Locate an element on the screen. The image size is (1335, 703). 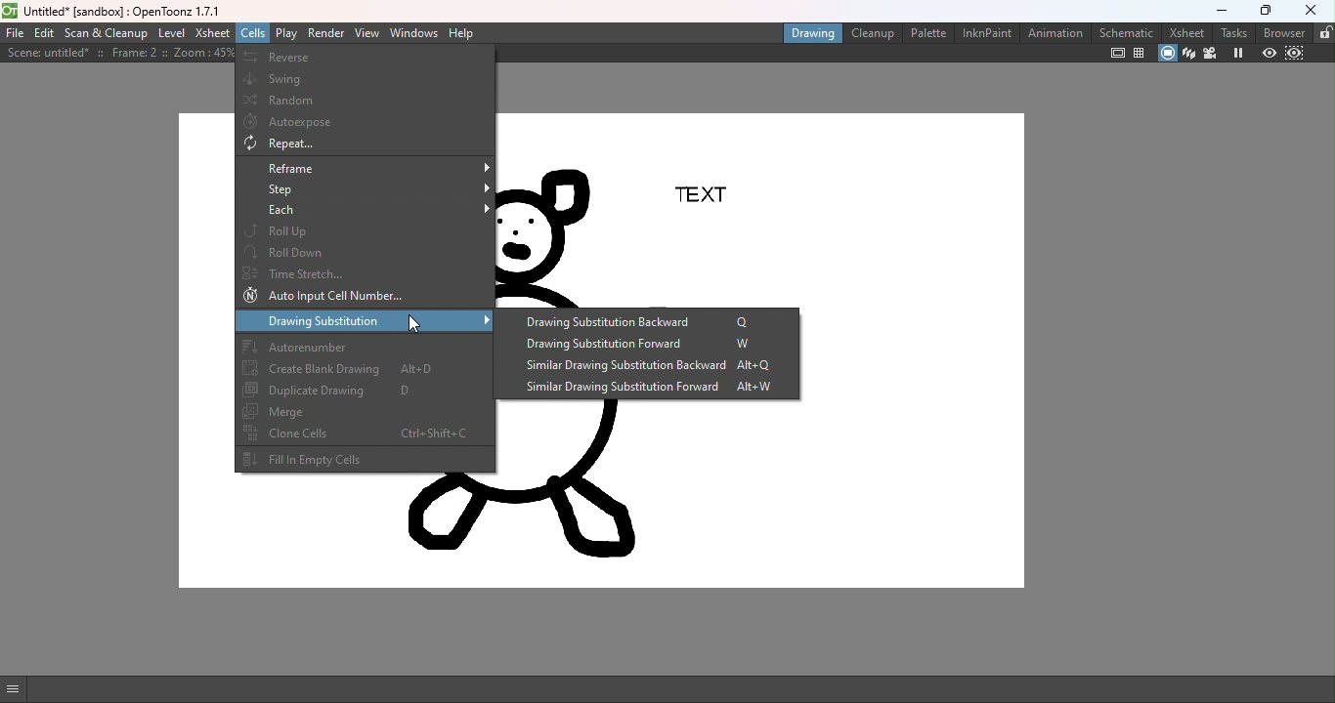
Roll up is located at coordinates (367, 232).